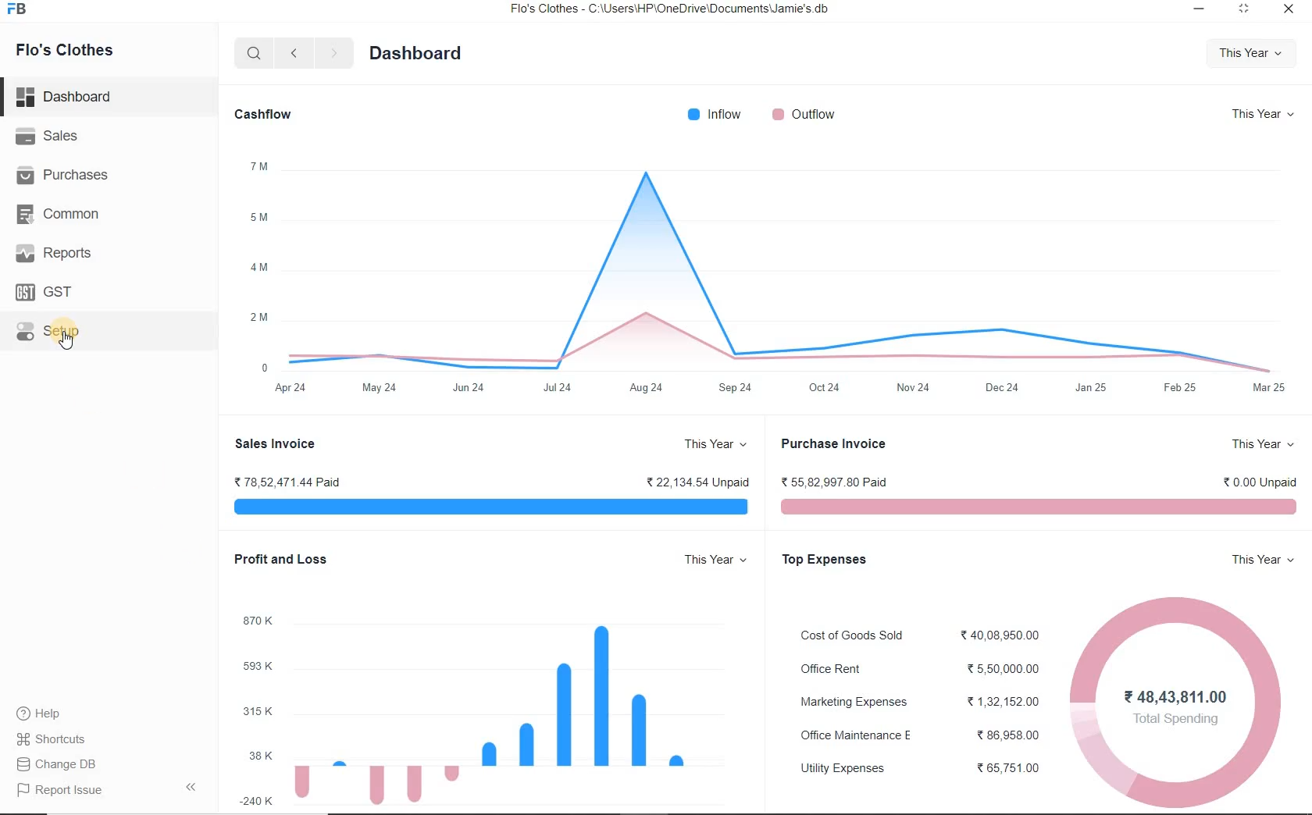 The image size is (1312, 815). Describe the element at coordinates (911, 389) in the screenshot. I see `Nov24` at that location.